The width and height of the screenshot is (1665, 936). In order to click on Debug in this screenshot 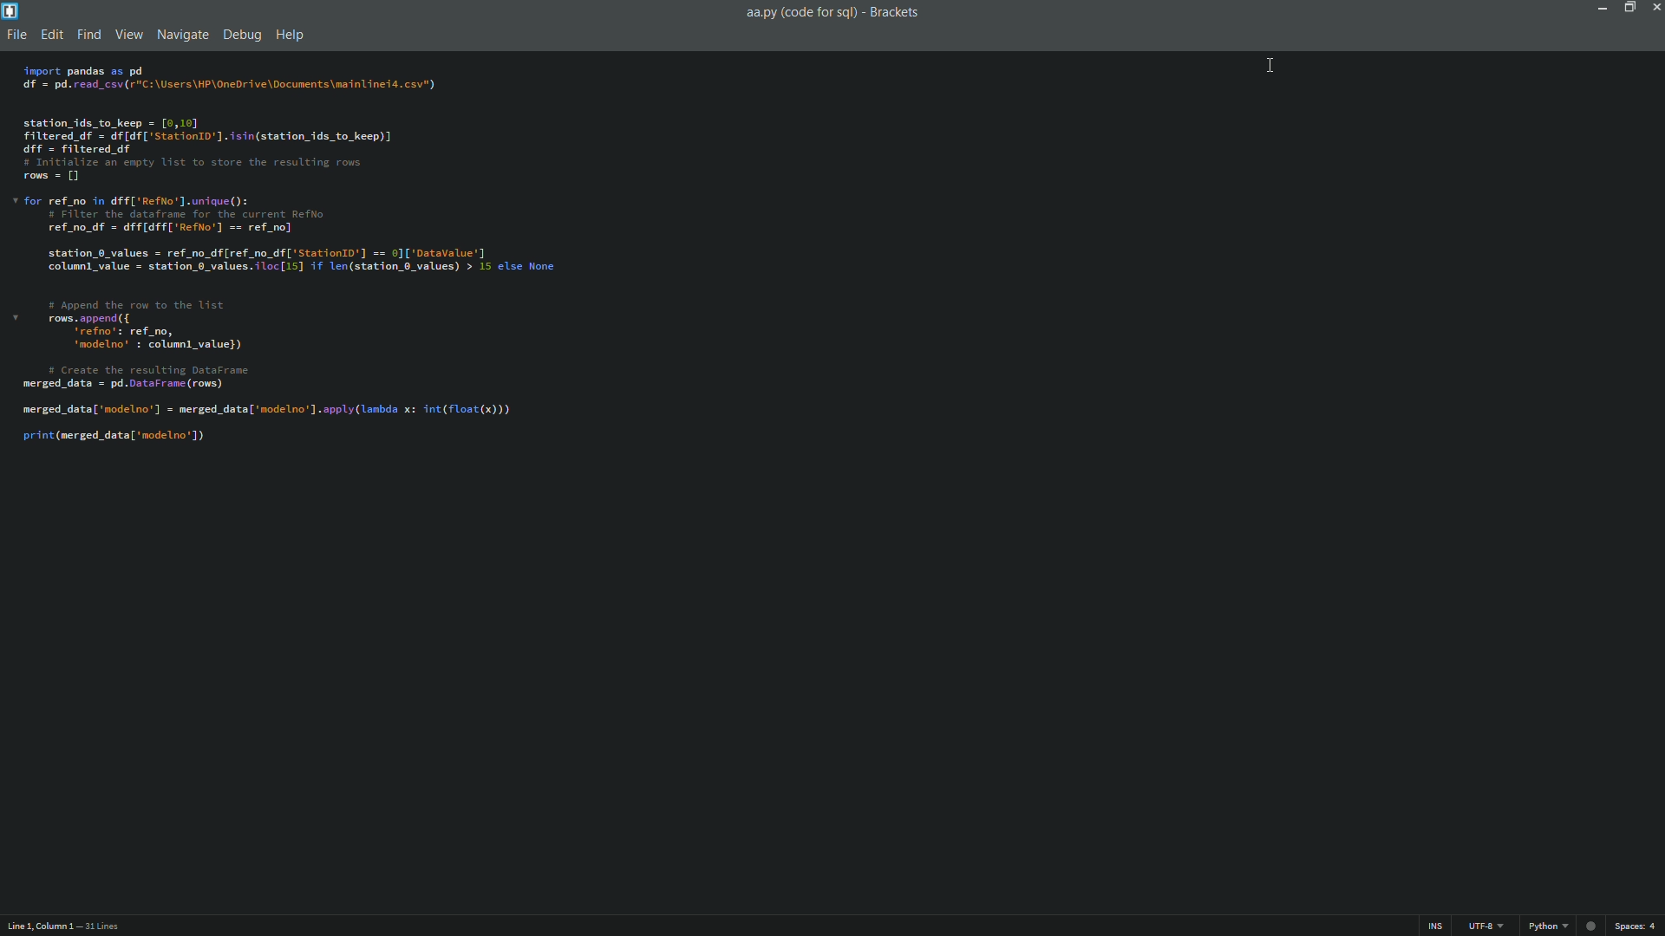, I will do `click(242, 36)`.